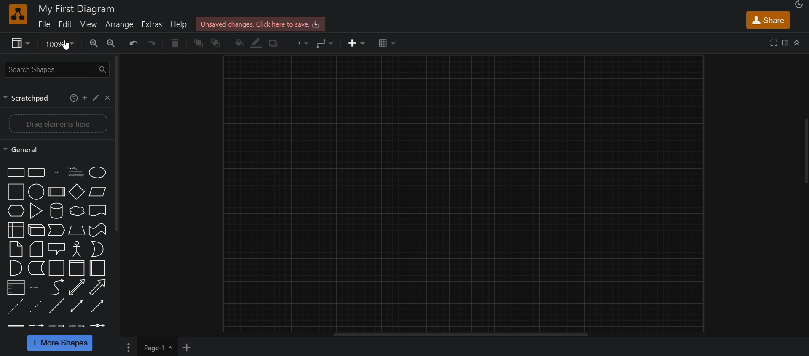 The height and width of the screenshot is (356, 809). What do you see at coordinates (55, 69) in the screenshot?
I see `search shapes` at bounding box center [55, 69].